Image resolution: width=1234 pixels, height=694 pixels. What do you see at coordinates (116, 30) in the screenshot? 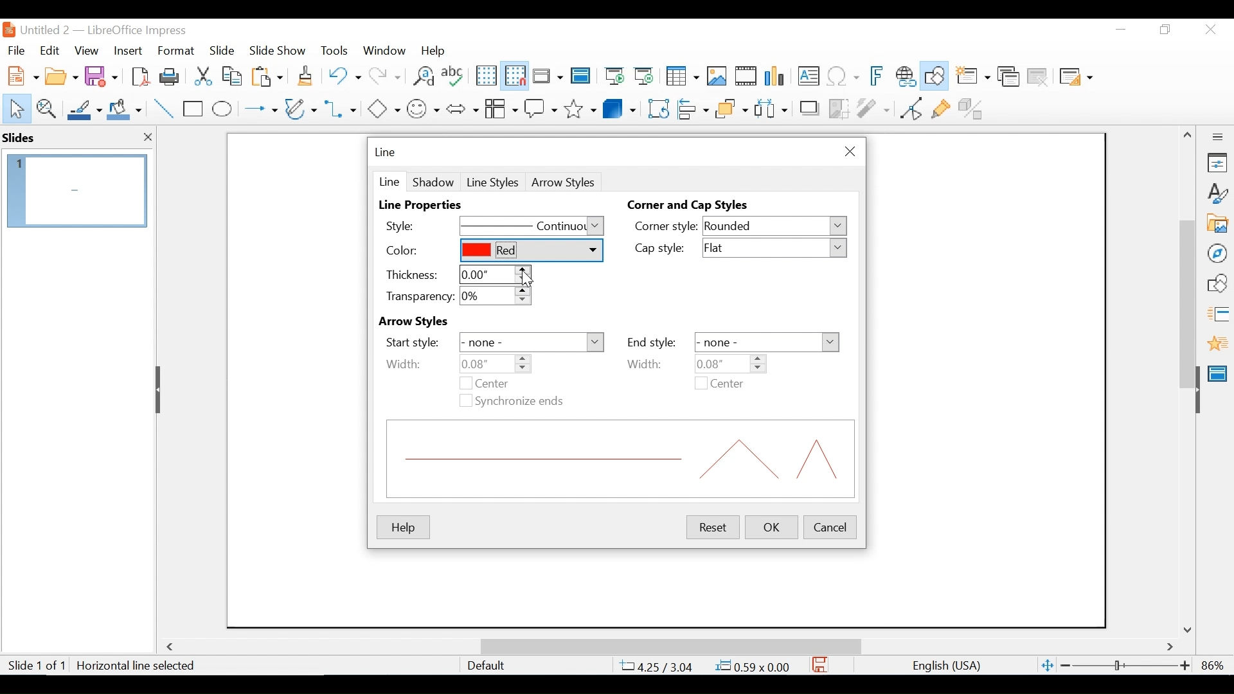
I see `Untitled 2 - LivreOffice Impress` at bounding box center [116, 30].